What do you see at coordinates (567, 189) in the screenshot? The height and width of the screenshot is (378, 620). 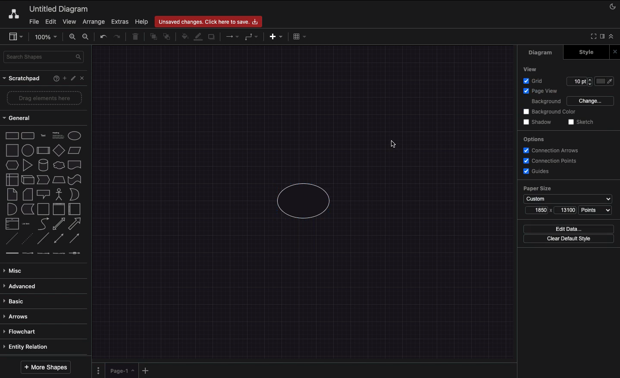 I see `Paper size` at bounding box center [567, 189].